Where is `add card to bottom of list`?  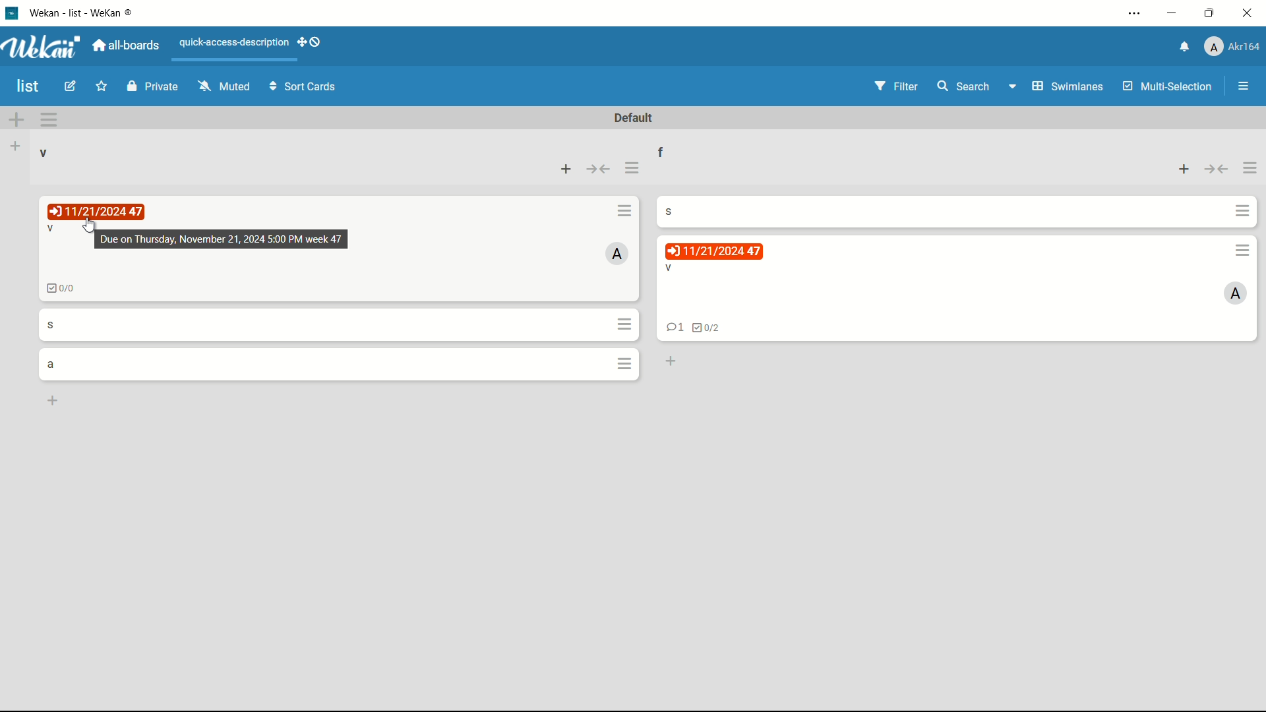 add card to bottom of list is located at coordinates (53, 400).